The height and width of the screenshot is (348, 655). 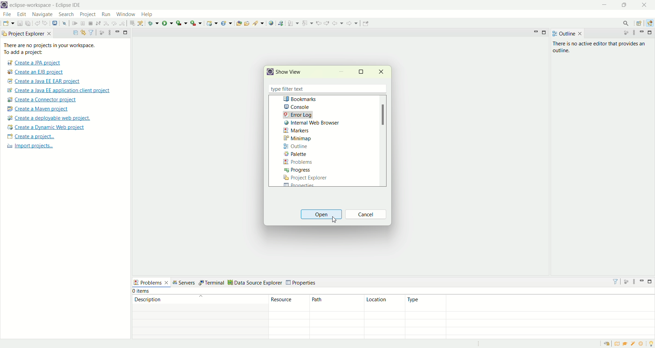 What do you see at coordinates (98, 23) in the screenshot?
I see `disconnect` at bounding box center [98, 23].